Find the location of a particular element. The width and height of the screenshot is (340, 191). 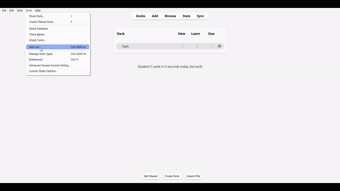

Created Filtered Deck is located at coordinates (58, 22).